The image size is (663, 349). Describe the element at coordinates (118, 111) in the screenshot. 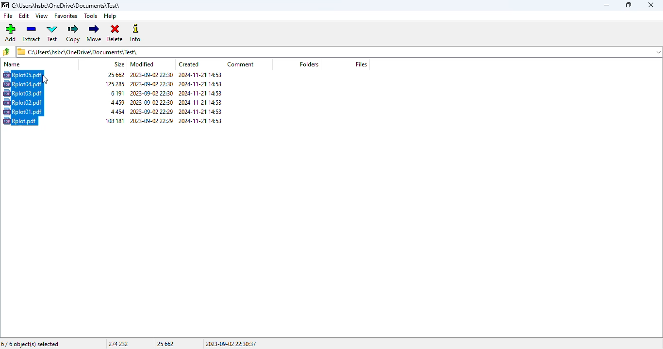

I see `size` at that location.